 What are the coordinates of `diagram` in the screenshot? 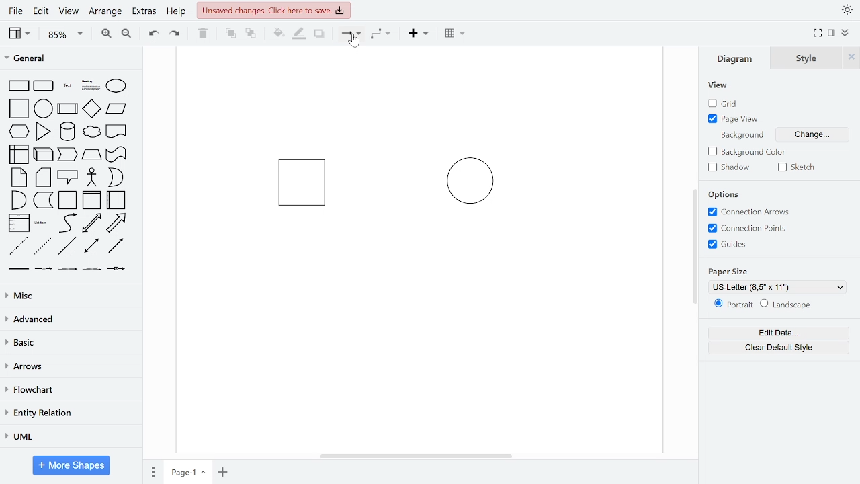 It's located at (738, 58).